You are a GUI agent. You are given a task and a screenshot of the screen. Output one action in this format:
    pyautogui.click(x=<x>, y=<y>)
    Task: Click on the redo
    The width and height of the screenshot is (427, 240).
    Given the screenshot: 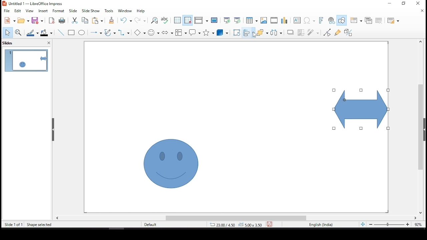 What is the action you would take?
    pyautogui.click(x=141, y=22)
    